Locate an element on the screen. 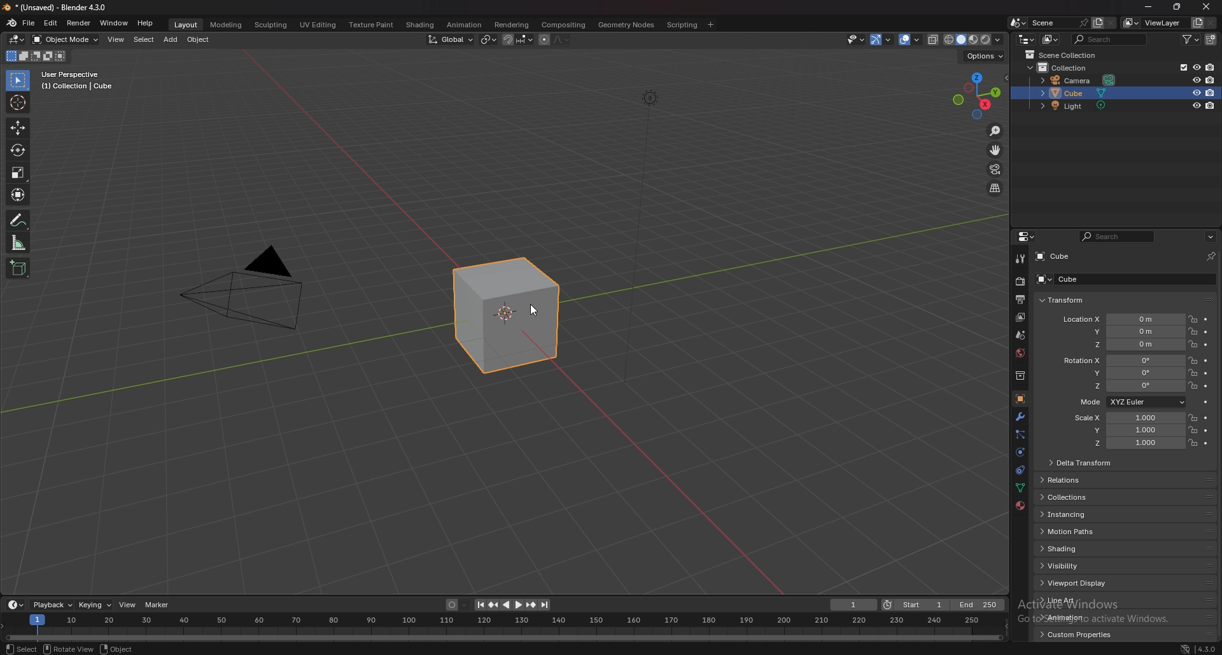 This screenshot has width=1222, height=655. start is located at coordinates (917, 606).